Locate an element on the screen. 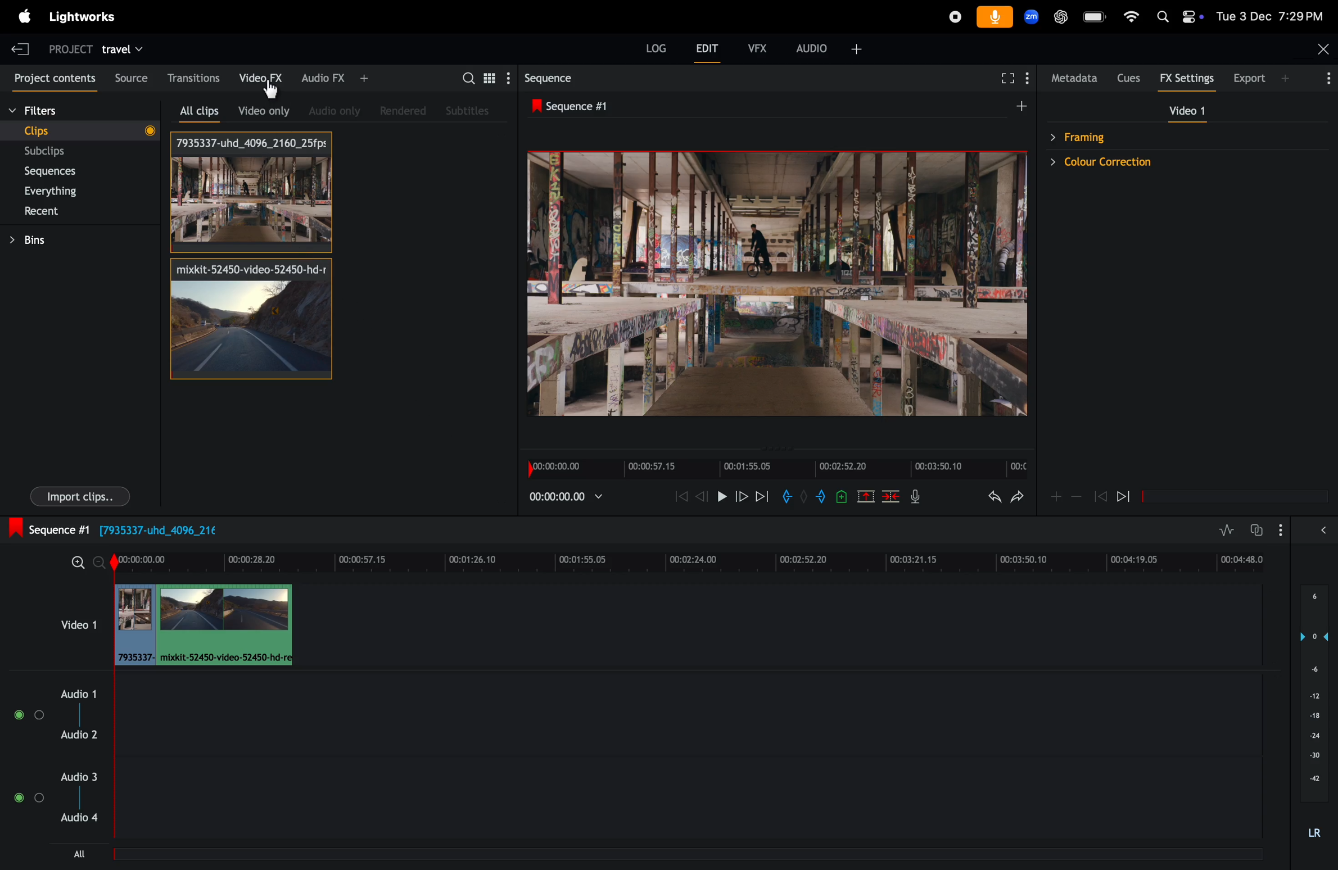  project is located at coordinates (70, 49).